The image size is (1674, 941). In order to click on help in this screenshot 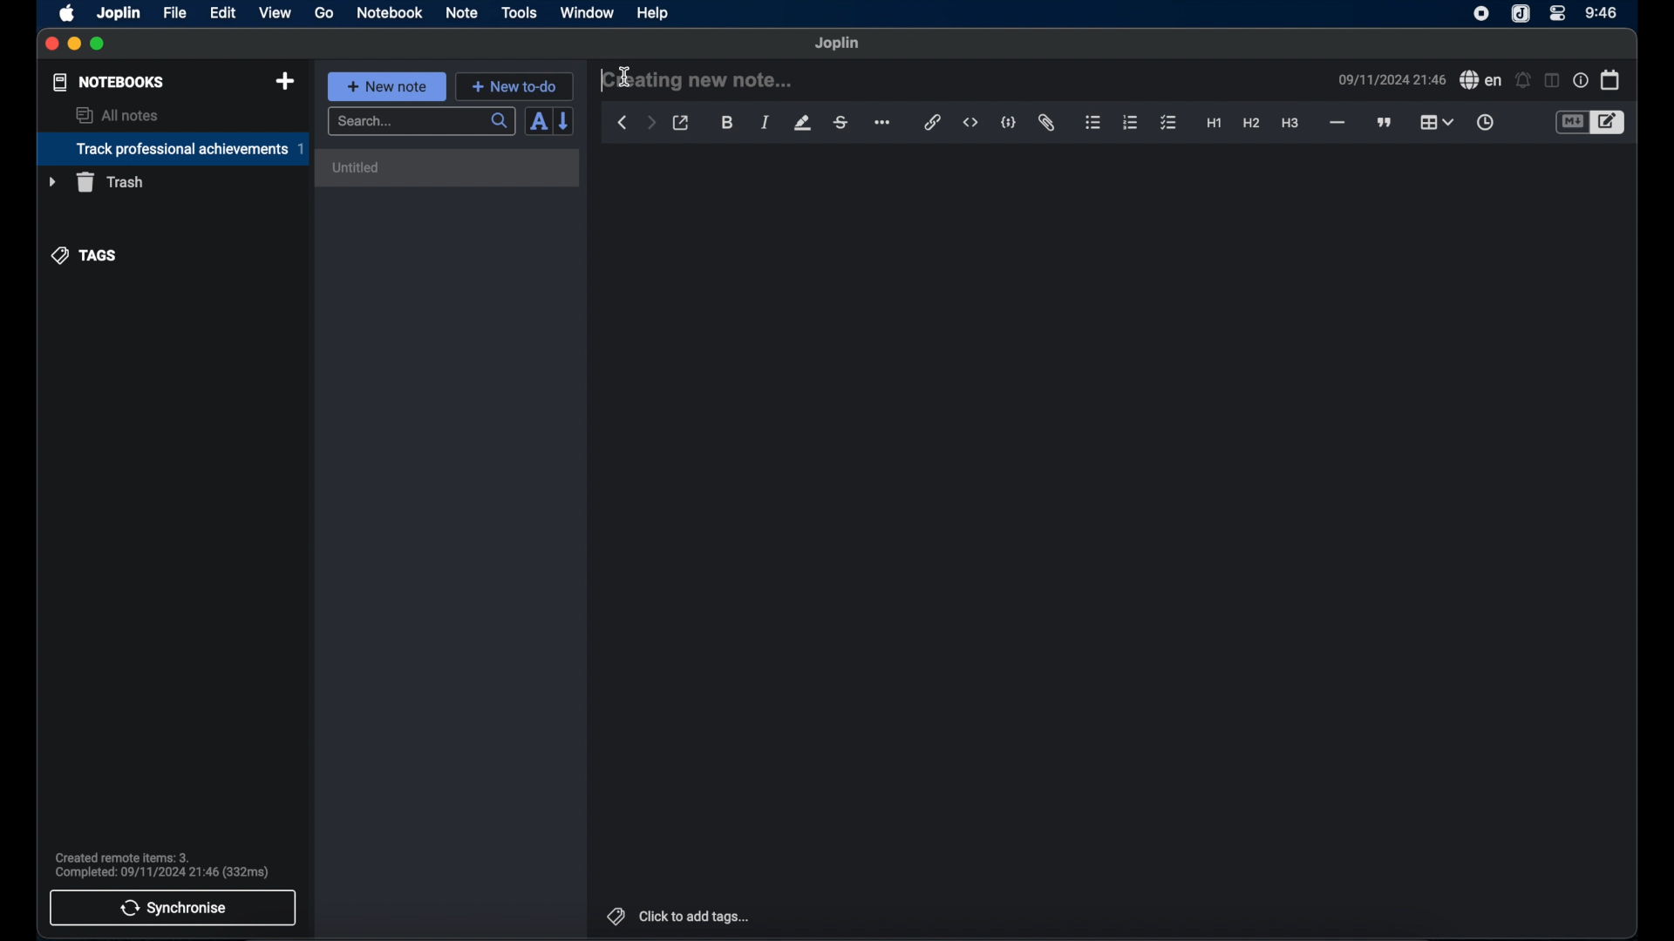, I will do `click(651, 14)`.